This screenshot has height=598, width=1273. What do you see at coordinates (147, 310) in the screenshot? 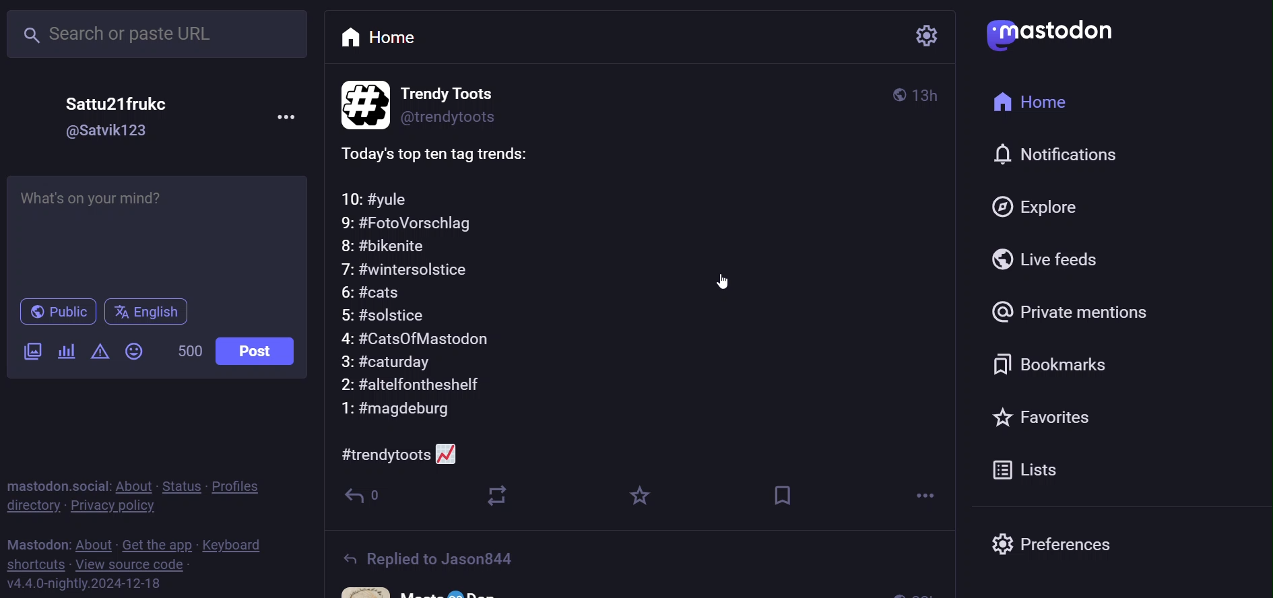
I see `english` at bounding box center [147, 310].